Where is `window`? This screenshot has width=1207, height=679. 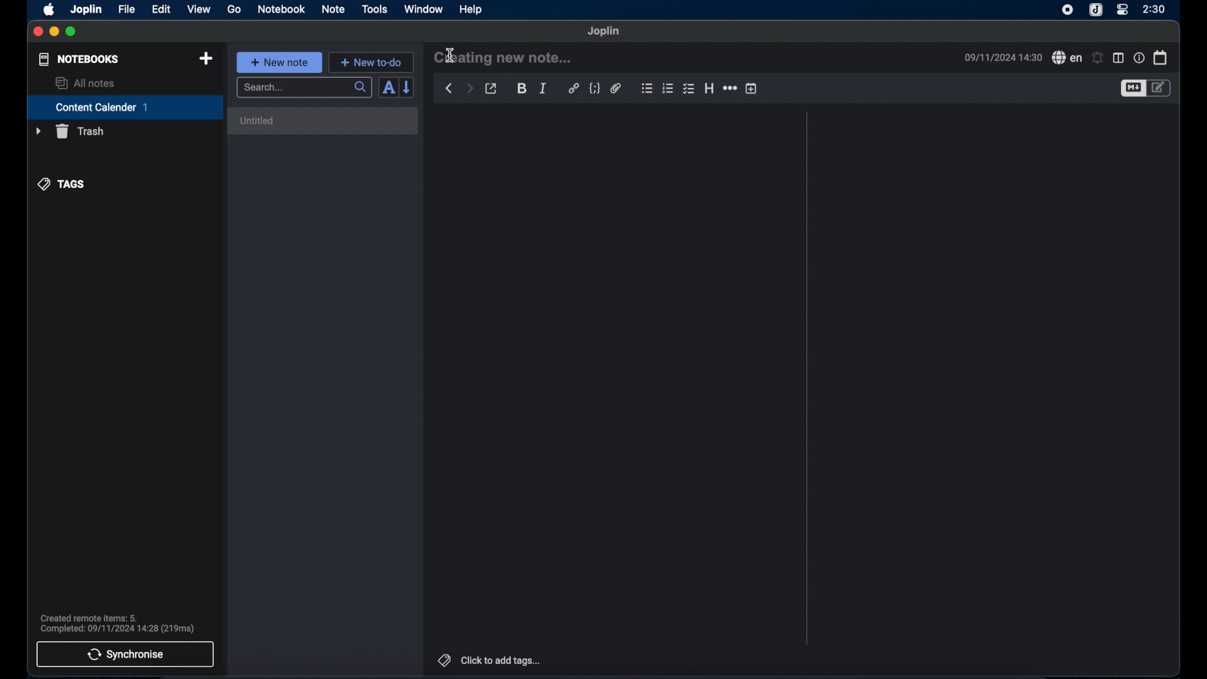
window is located at coordinates (424, 9).